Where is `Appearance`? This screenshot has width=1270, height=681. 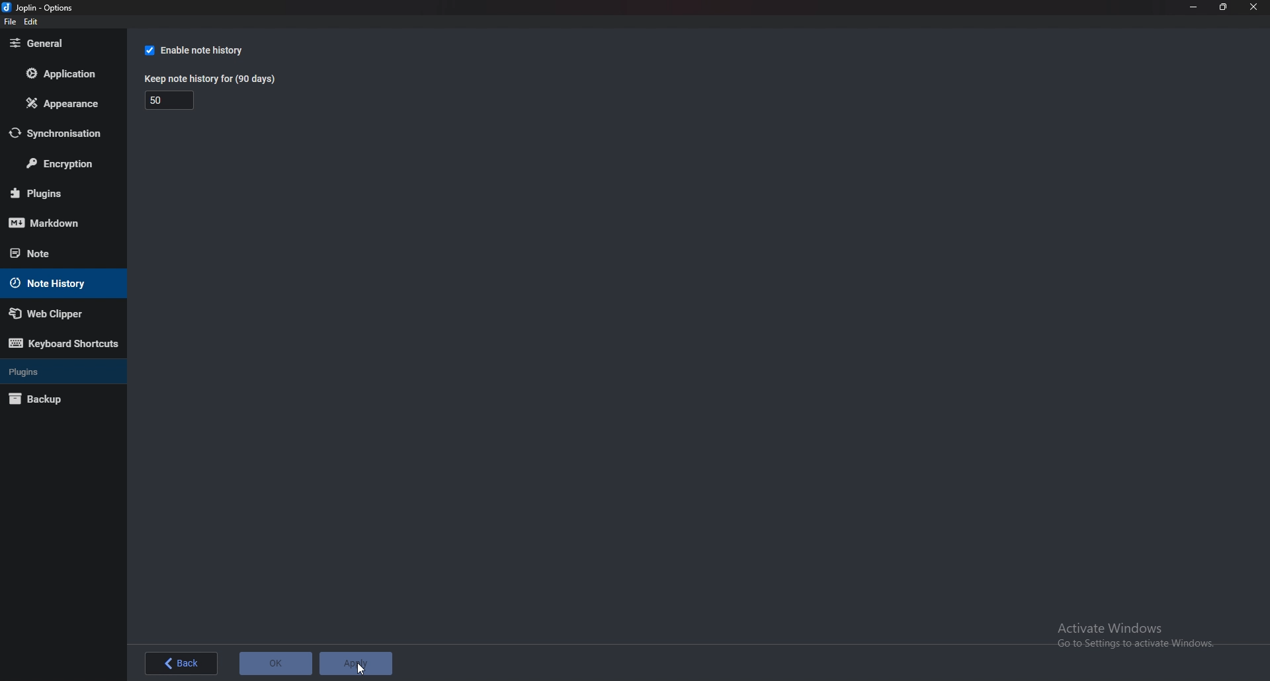
Appearance is located at coordinates (60, 106).